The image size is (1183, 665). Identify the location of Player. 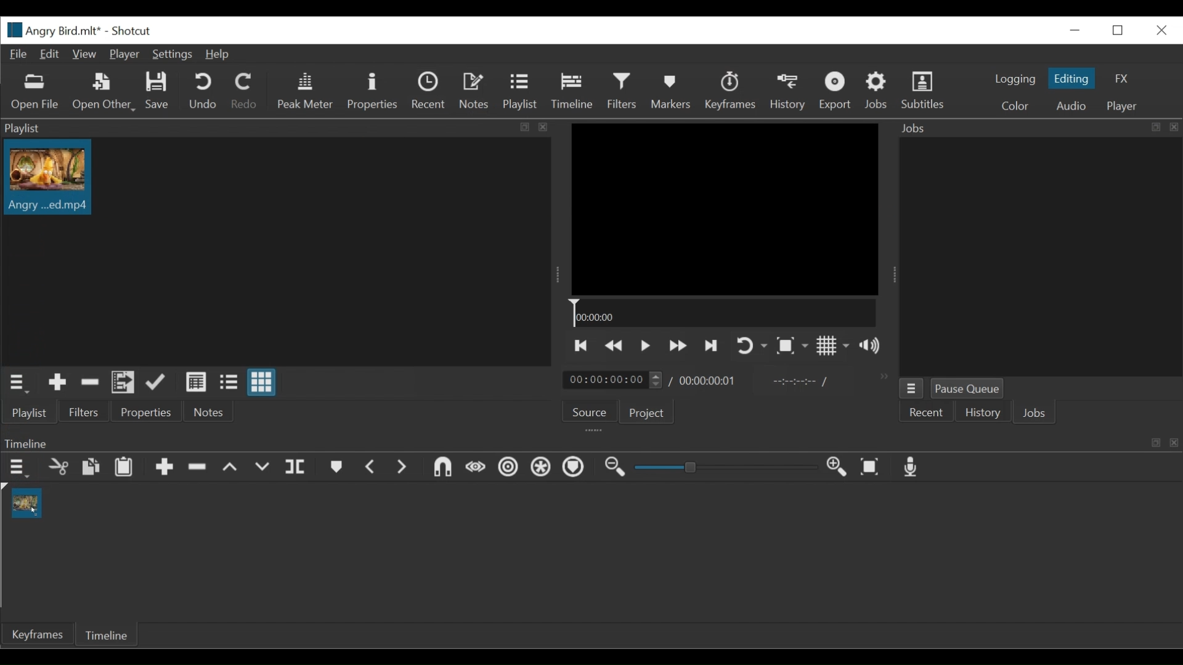
(1121, 107).